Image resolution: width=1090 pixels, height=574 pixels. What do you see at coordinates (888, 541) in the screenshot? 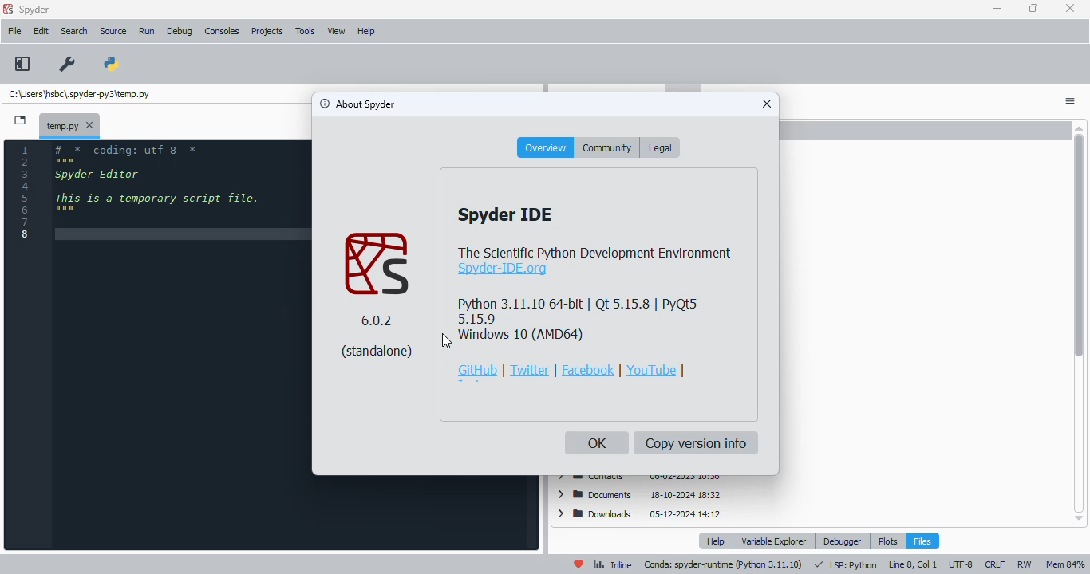
I see `plots` at bounding box center [888, 541].